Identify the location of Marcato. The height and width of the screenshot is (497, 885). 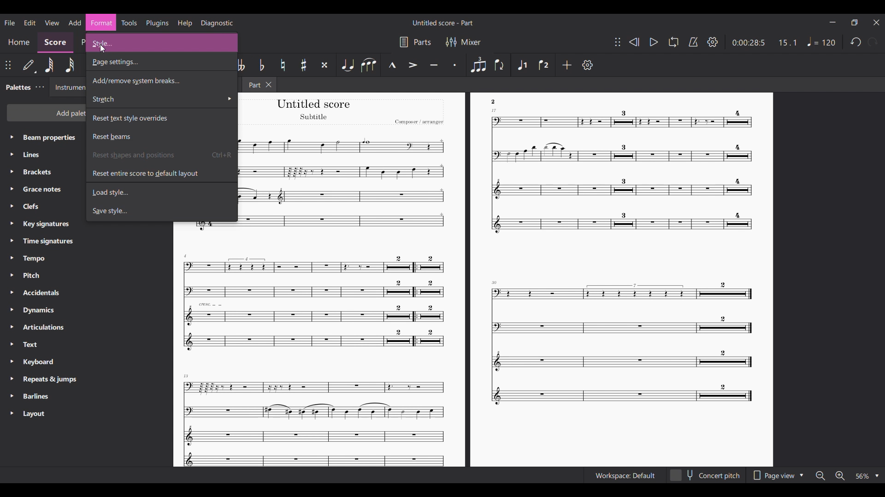
(391, 64).